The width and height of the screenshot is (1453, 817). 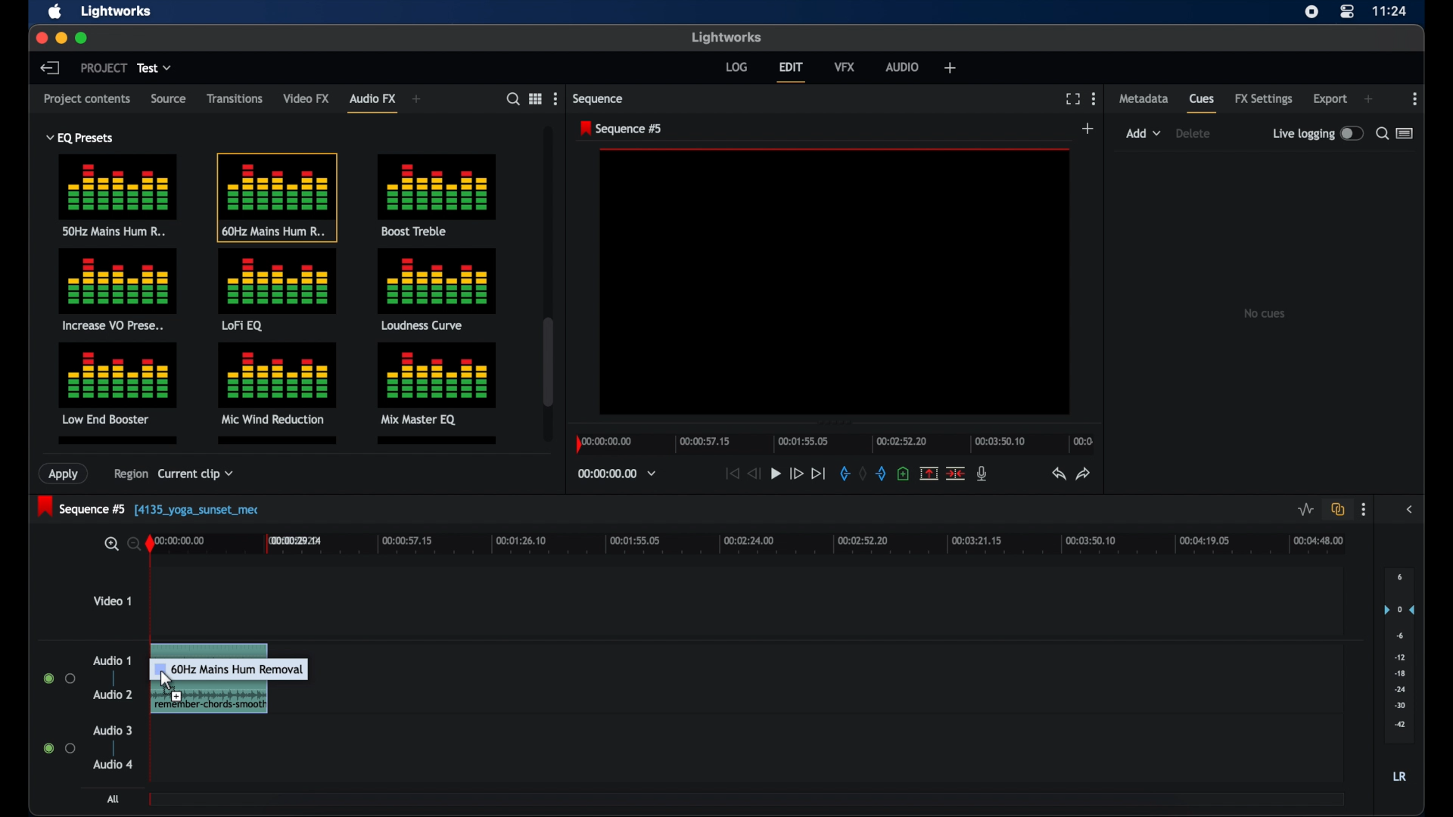 What do you see at coordinates (131, 543) in the screenshot?
I see `zoom out` at bounding box center [131, 543].